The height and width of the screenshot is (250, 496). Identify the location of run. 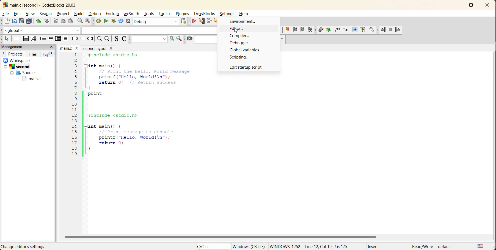
(105, 21).